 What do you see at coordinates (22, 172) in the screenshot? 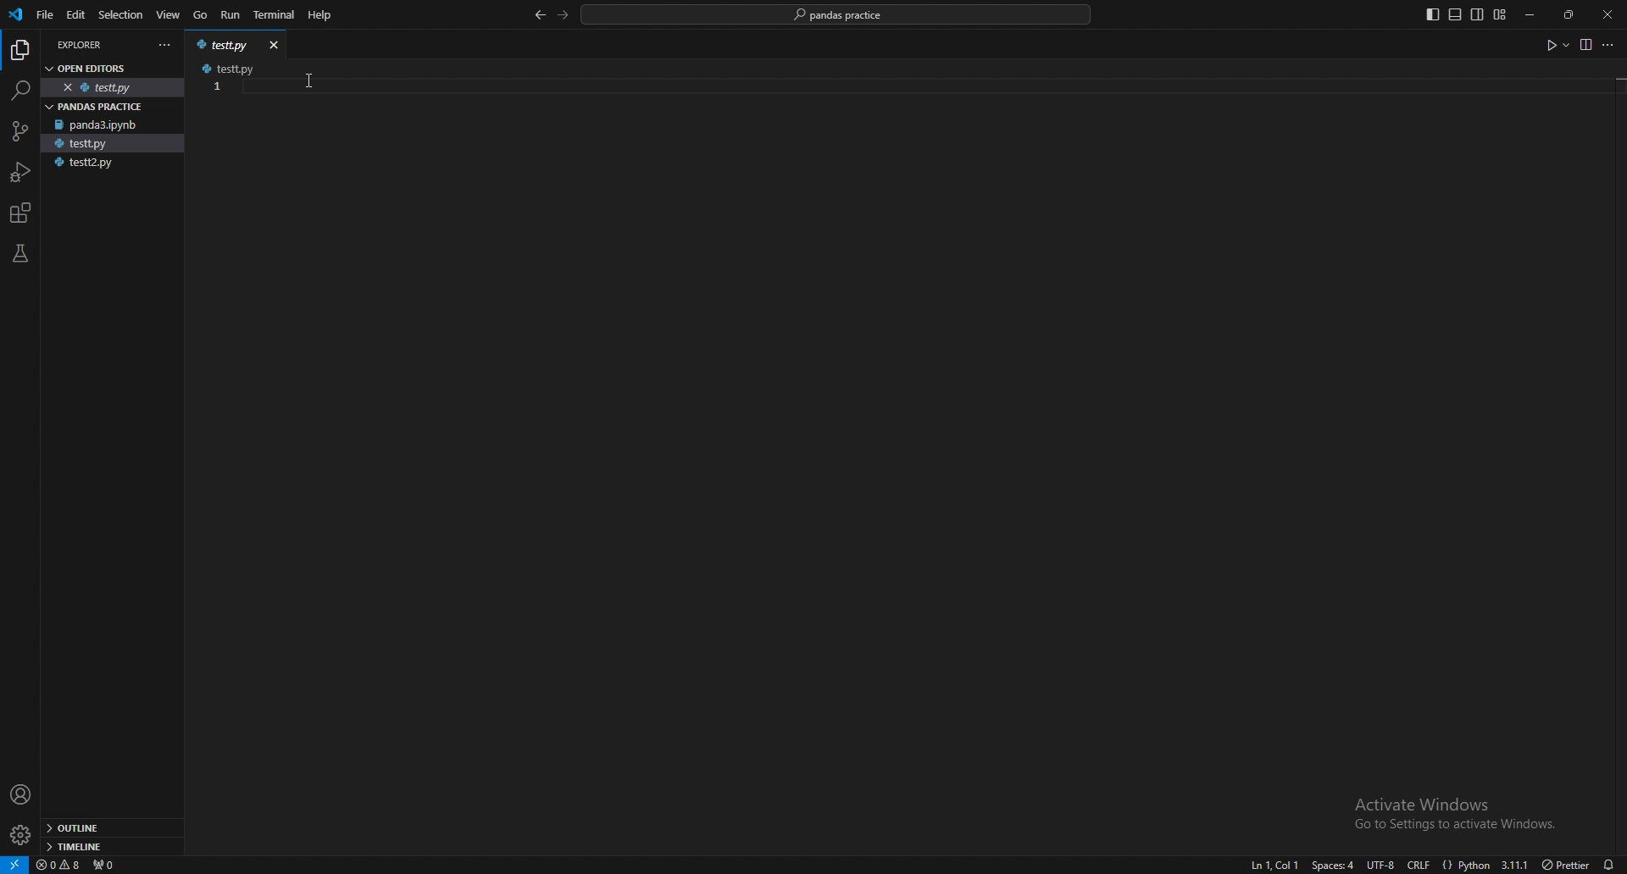
I see `run and debug` at bounding box center [22, 172].